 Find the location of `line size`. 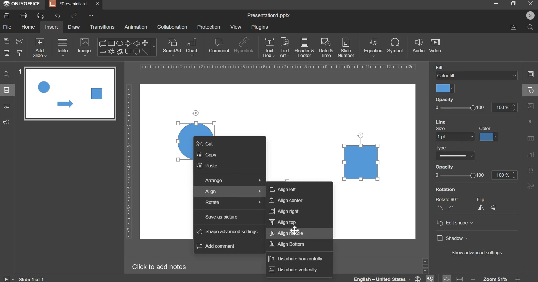

line size is located at coordinates (455, 137).